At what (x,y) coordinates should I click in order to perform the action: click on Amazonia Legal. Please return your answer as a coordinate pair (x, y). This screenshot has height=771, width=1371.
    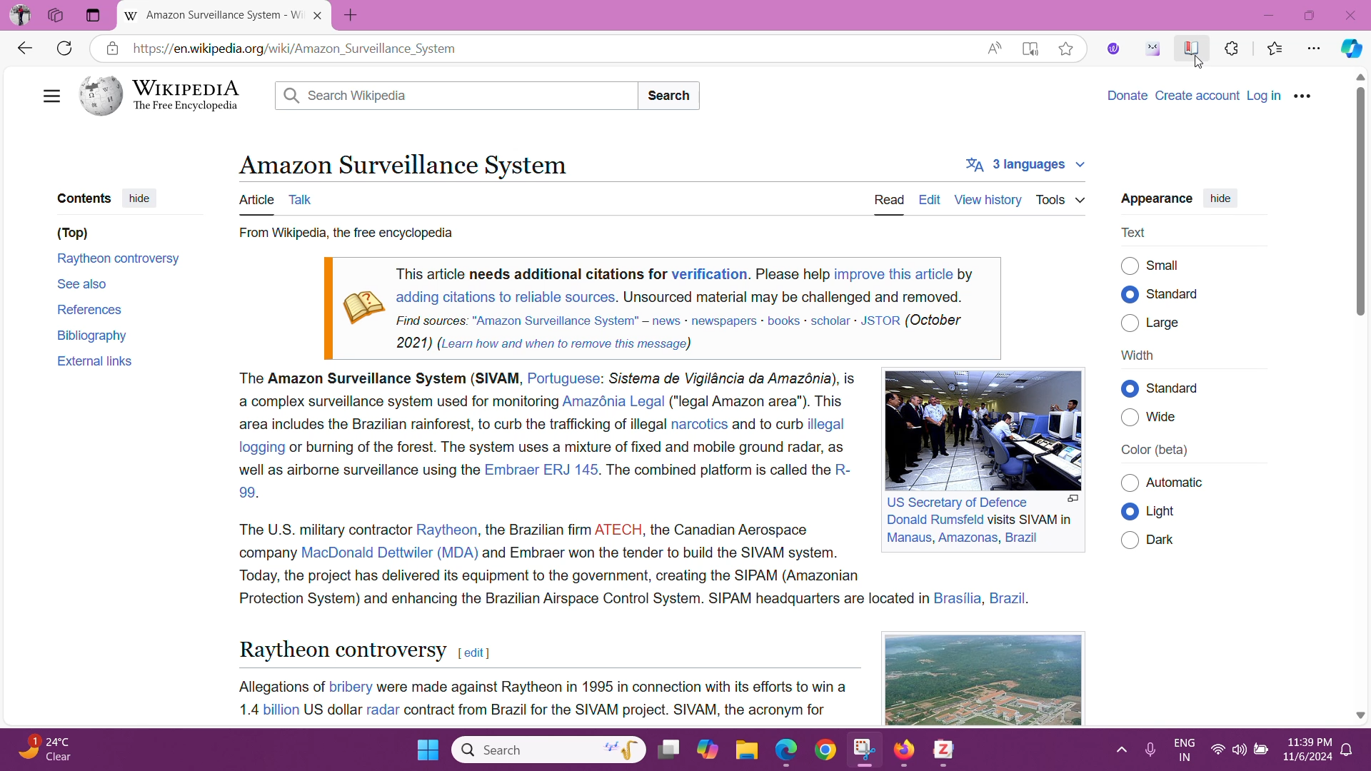
    Looking at the image, I should click on (614, 401).